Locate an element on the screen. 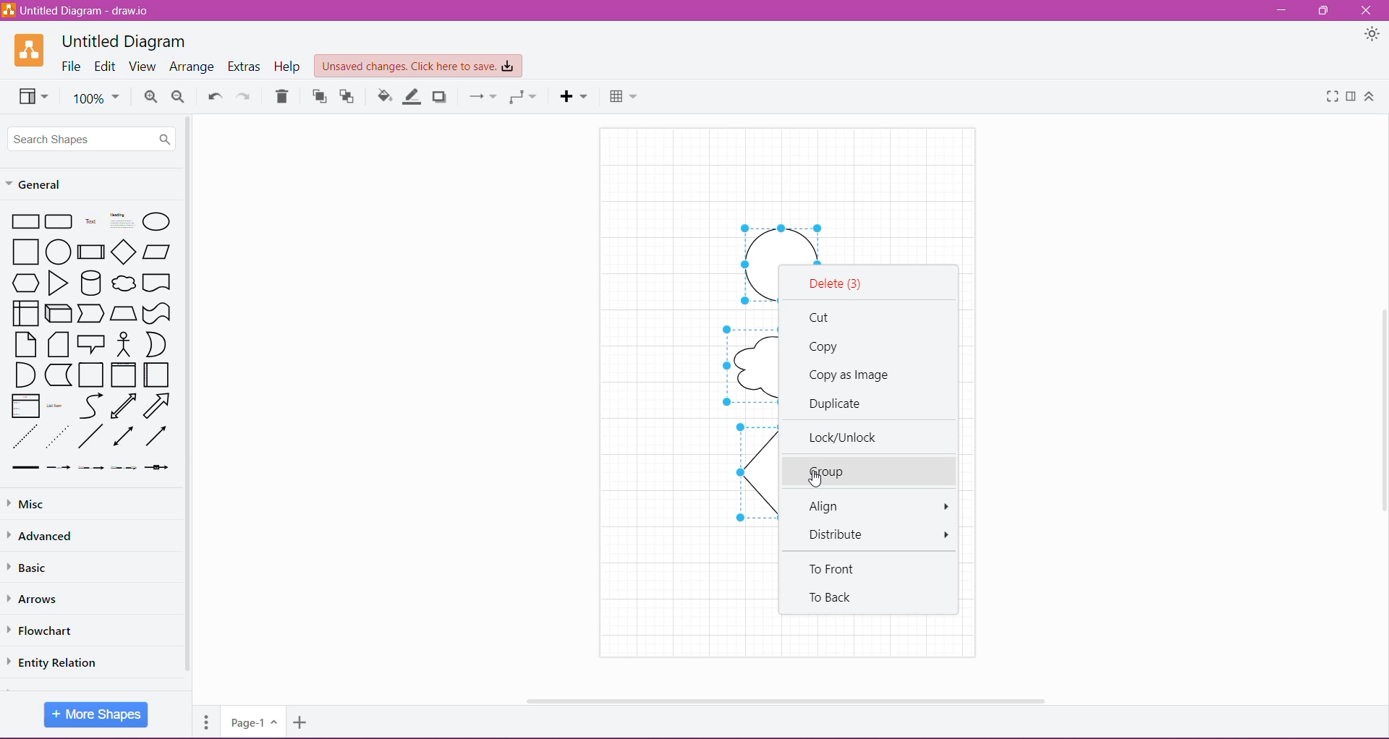  Application Logo is located at coordinates (30, 50).